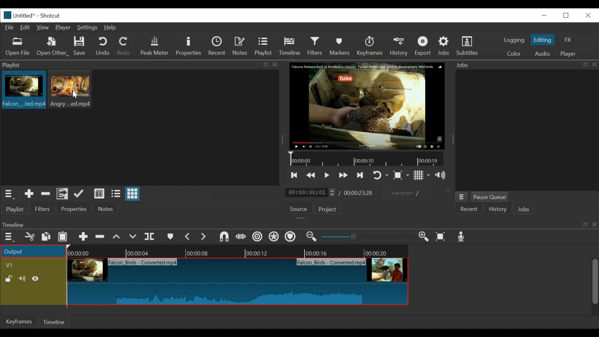 This screenshot has height=337, width=599. I want to click on playlist, so click(14, 209).